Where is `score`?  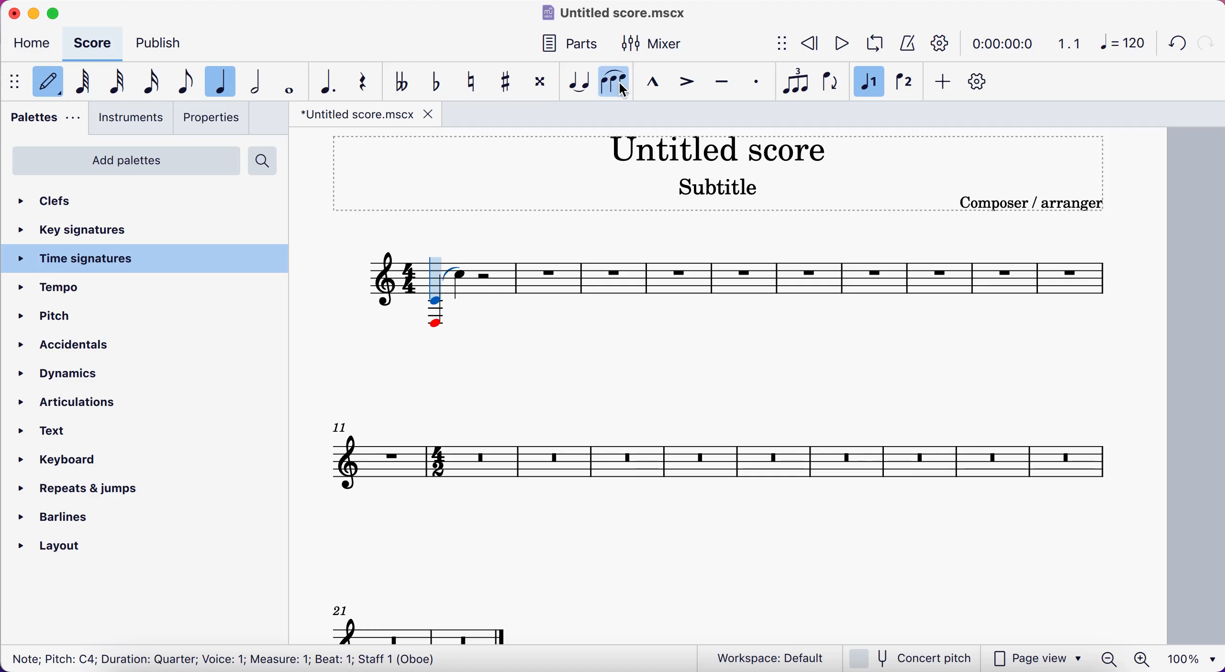 score is located at coordinates (95, 45).